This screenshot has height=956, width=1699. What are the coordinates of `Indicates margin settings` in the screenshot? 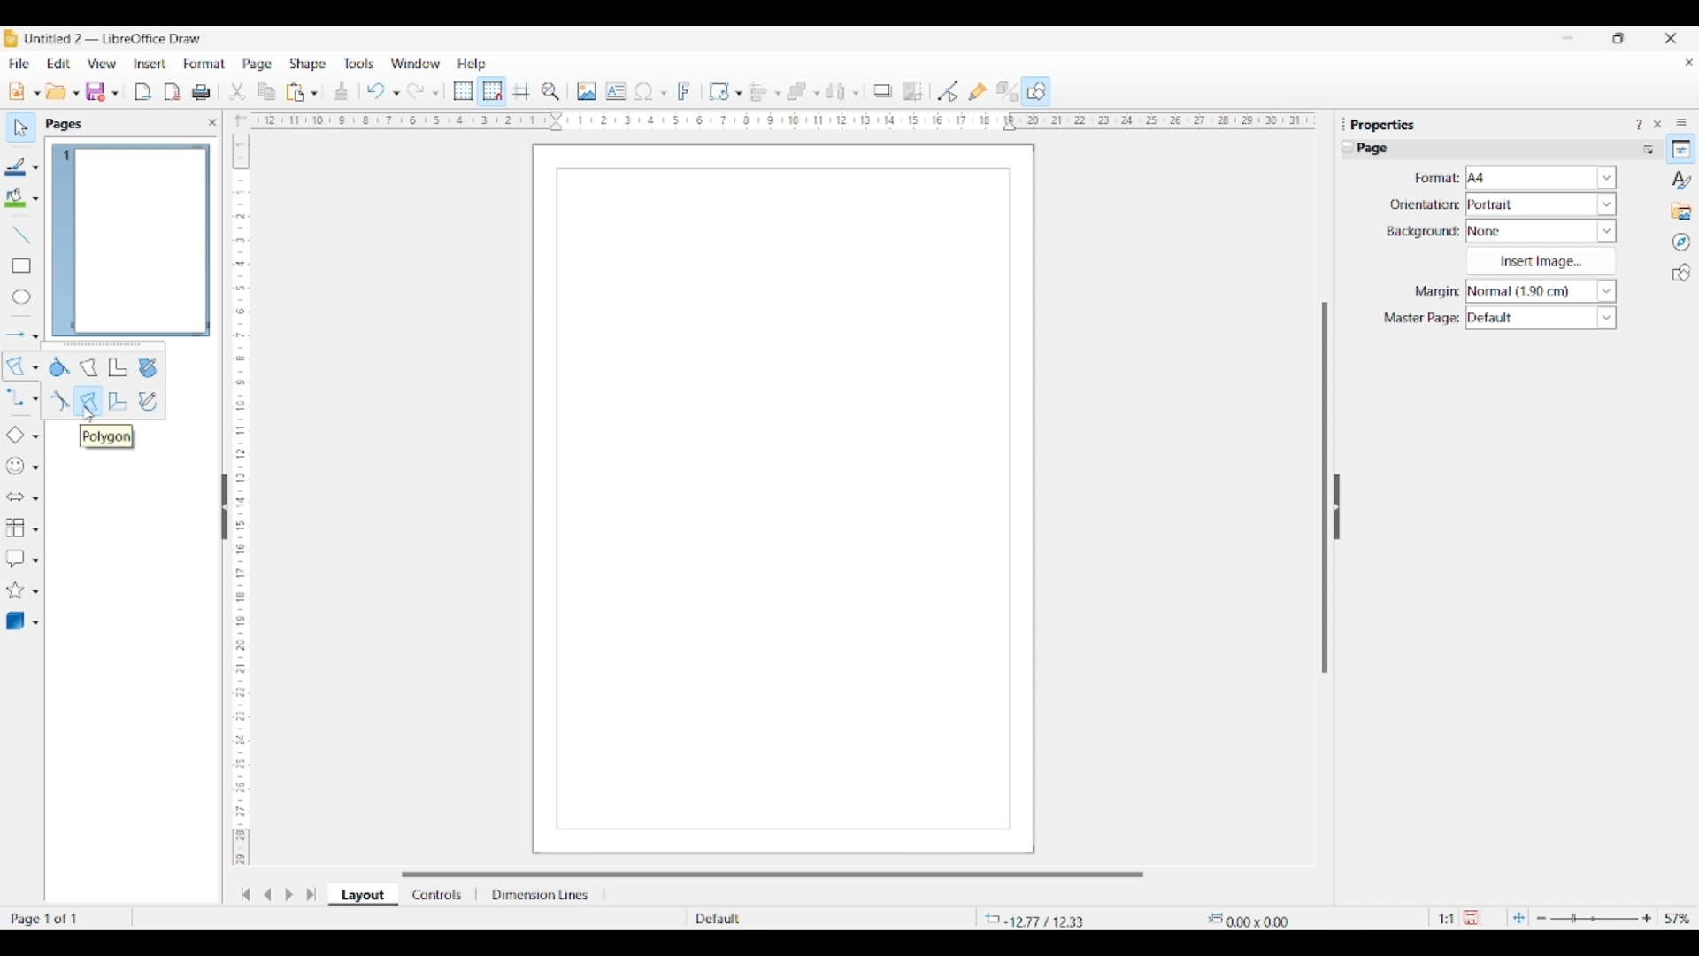 It's located at (1434, 292).